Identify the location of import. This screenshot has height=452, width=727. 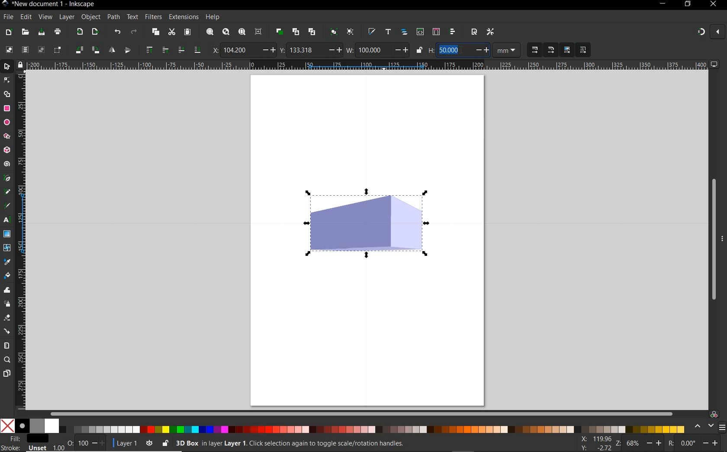
(79, 32).